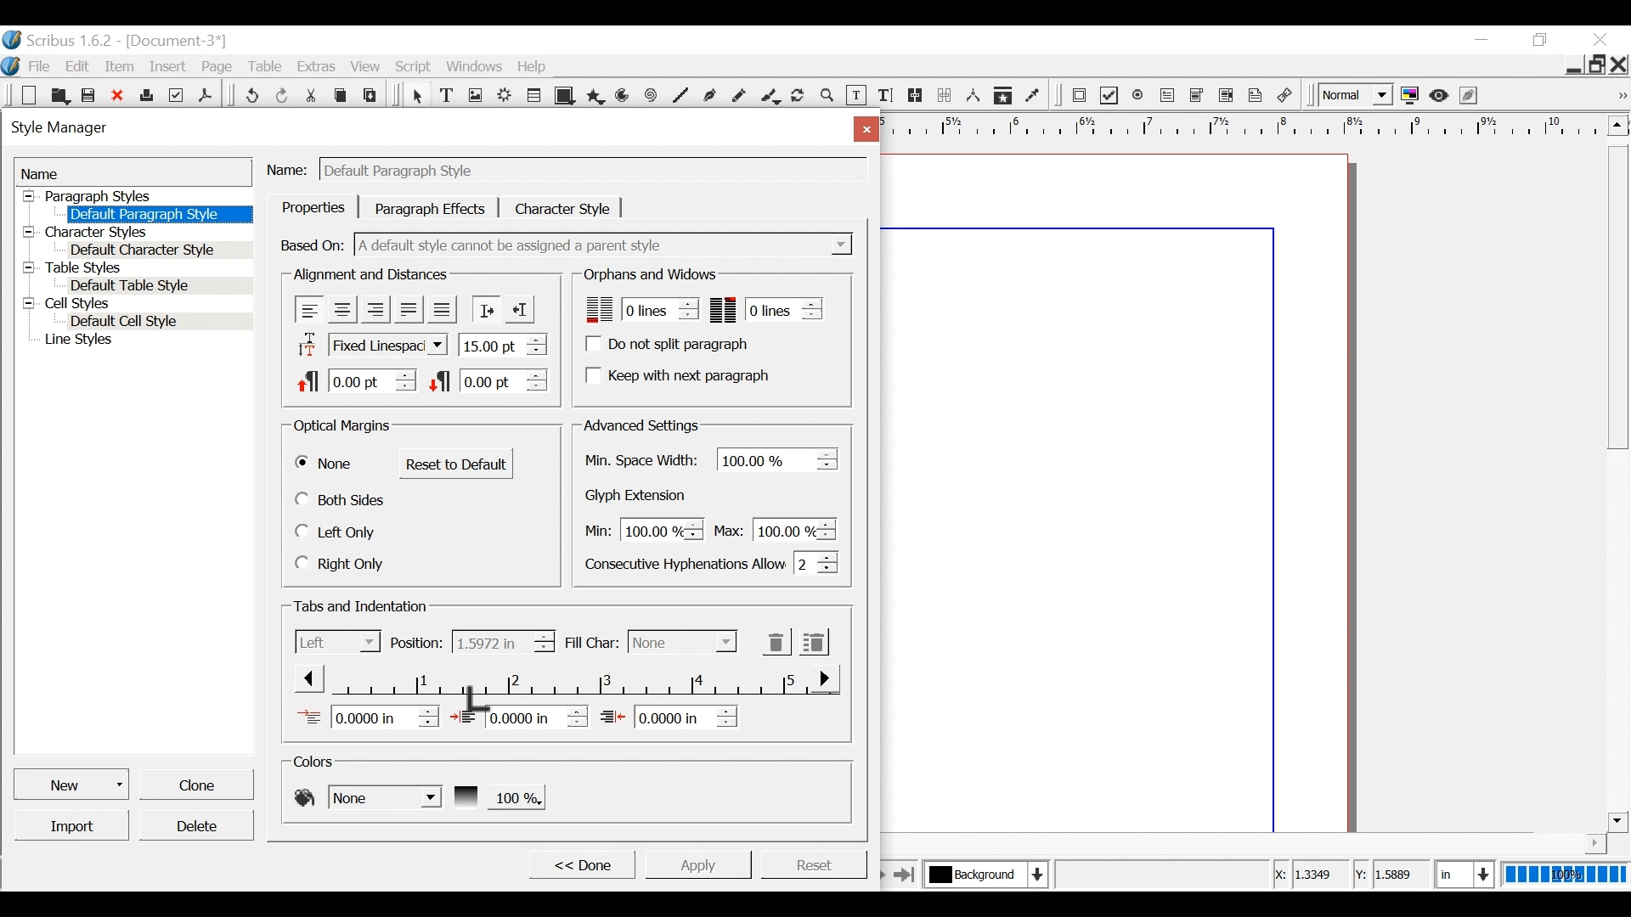  Describe the element at coordinates (356, 379) in the screenshot. I see `Space Above` at that location.